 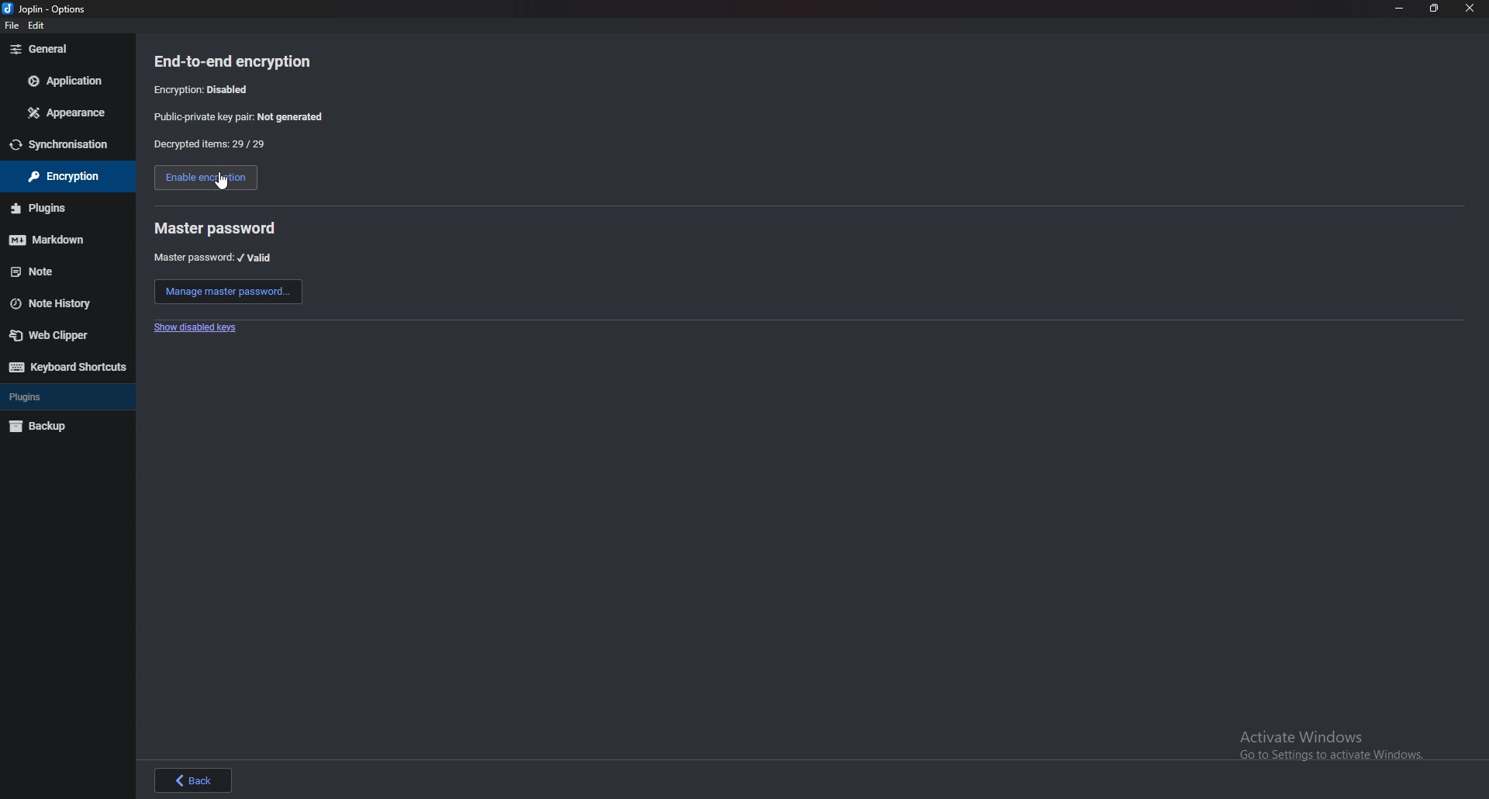 I want to click on , so click(x=54, y=338).